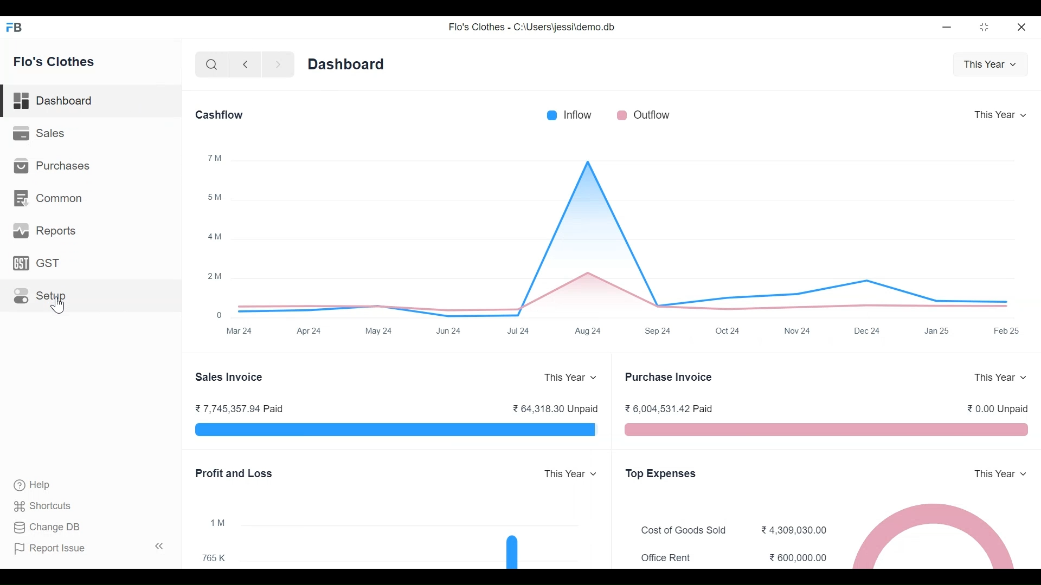 The image size is (1041, 585). What do you see at coordinates (279, 64) in the screenshot?
I see `next` at bounding box center [279, 64].